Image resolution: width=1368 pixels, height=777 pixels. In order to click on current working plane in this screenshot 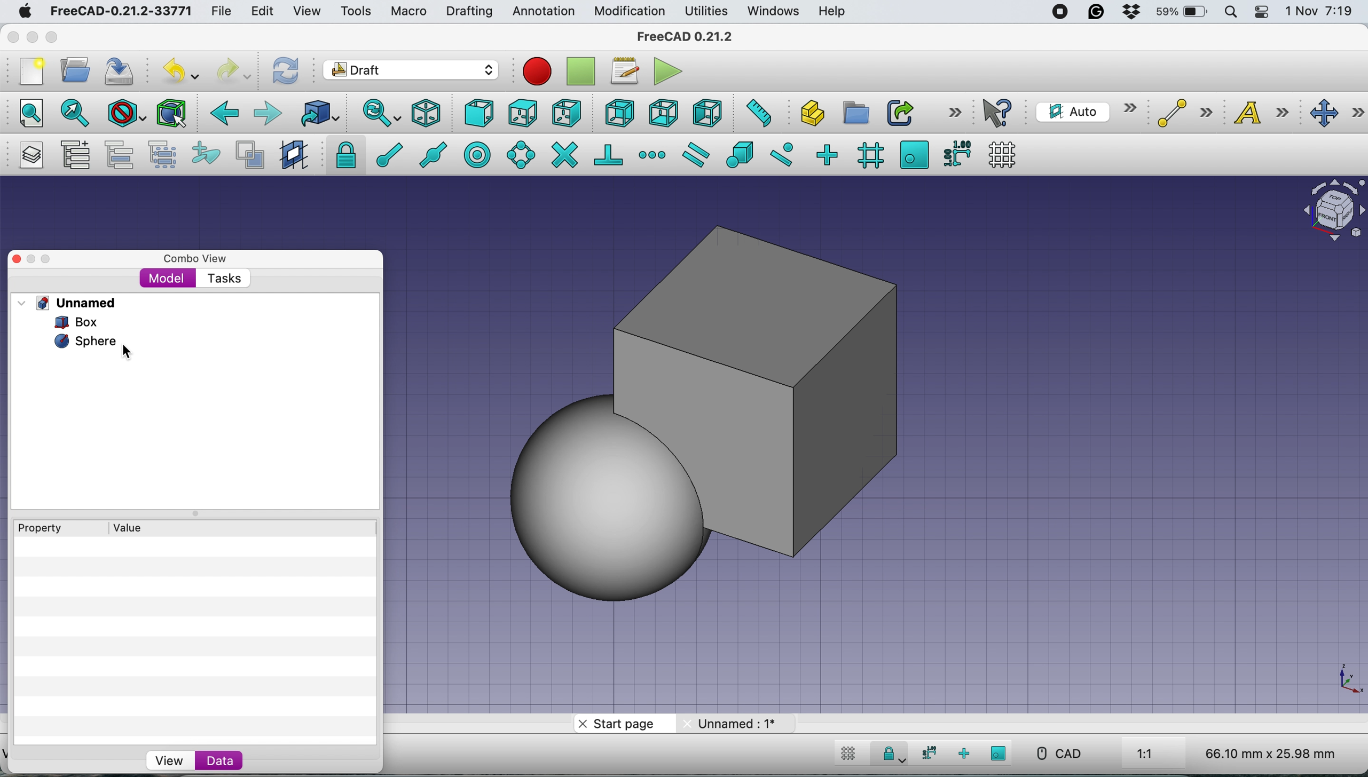, I will do `click(1083, 111)`.